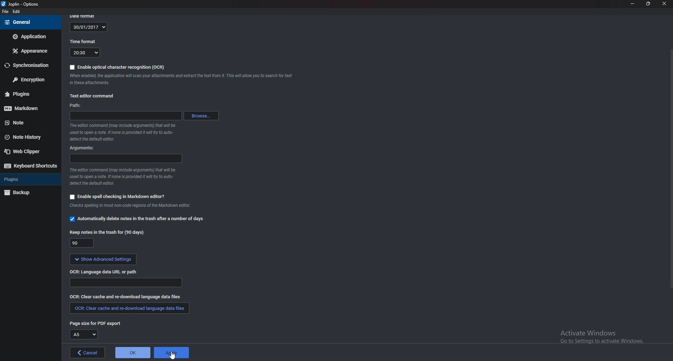 Image resolution: width=673 pixels, height=361 pixels. Describe the element at coordinates (102, 260) in the screenshot. I see `show advanced settings` at that location.